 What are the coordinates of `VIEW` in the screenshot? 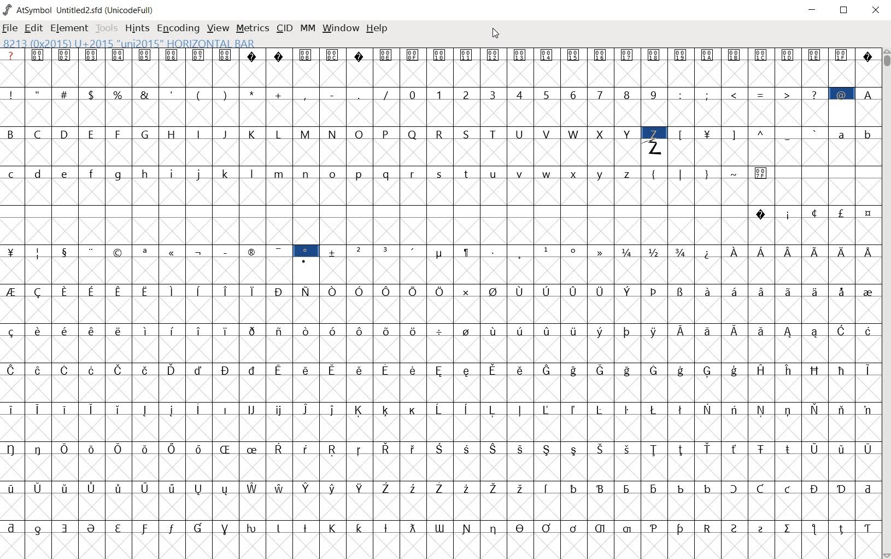 It's located at (218, 29).